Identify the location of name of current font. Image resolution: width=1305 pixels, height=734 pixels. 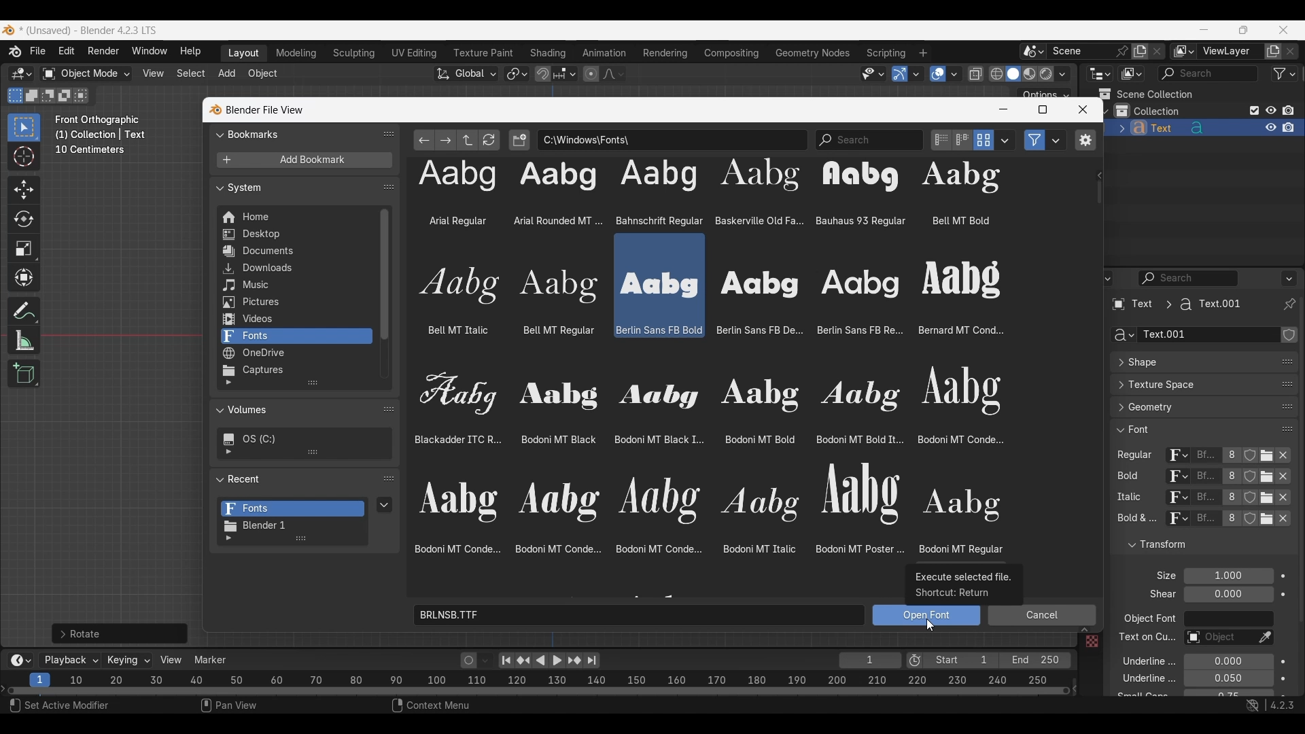
(1205, 476).